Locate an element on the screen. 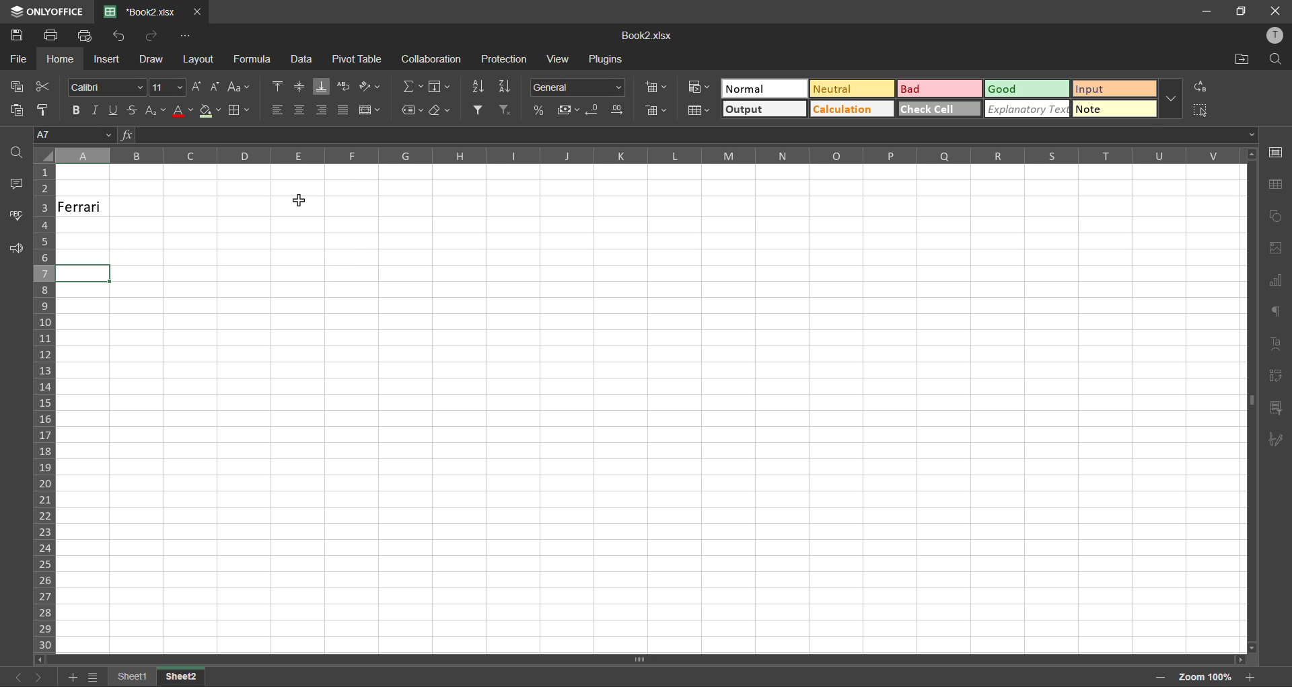 The width and height of the screenshot is (1292, 687). good is located at coordinates (1026, 89).